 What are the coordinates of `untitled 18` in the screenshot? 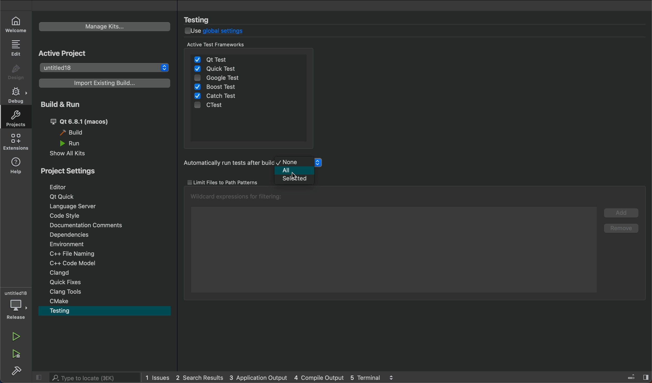 It's located at (103, 68).